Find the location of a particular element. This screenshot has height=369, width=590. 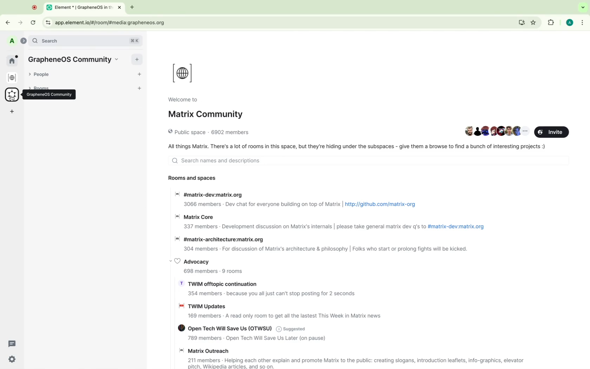

grapheneOS community is located at coordinates (49, 95).